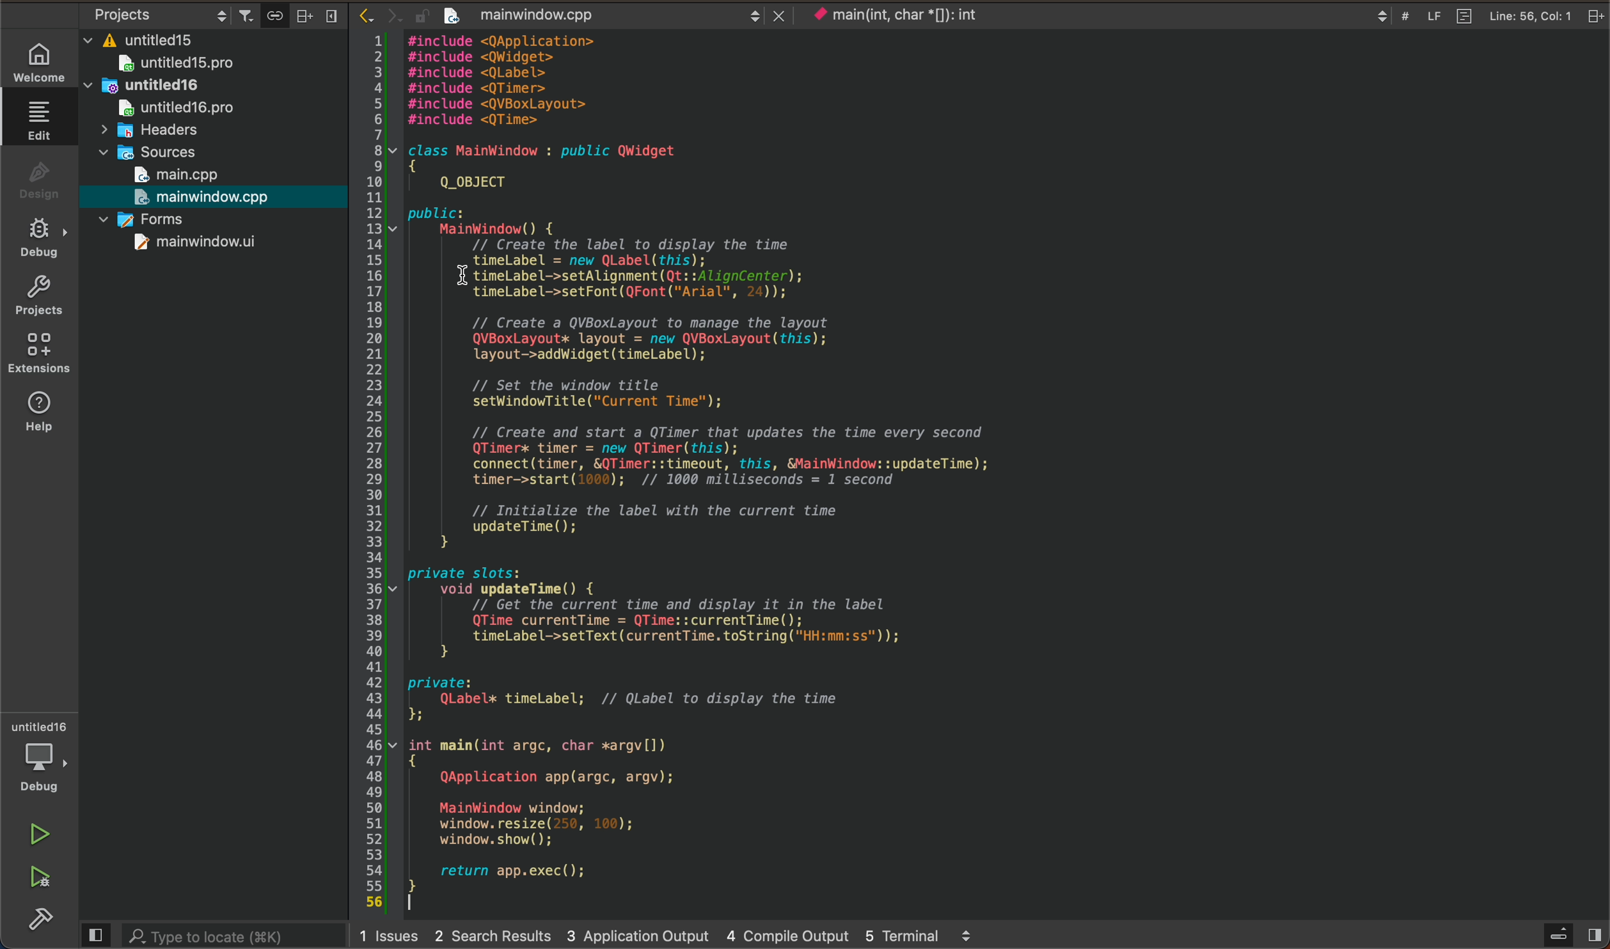 This screenshot has height=949, width=1610. I want to click on untitled15.pro, so click(212, 64).